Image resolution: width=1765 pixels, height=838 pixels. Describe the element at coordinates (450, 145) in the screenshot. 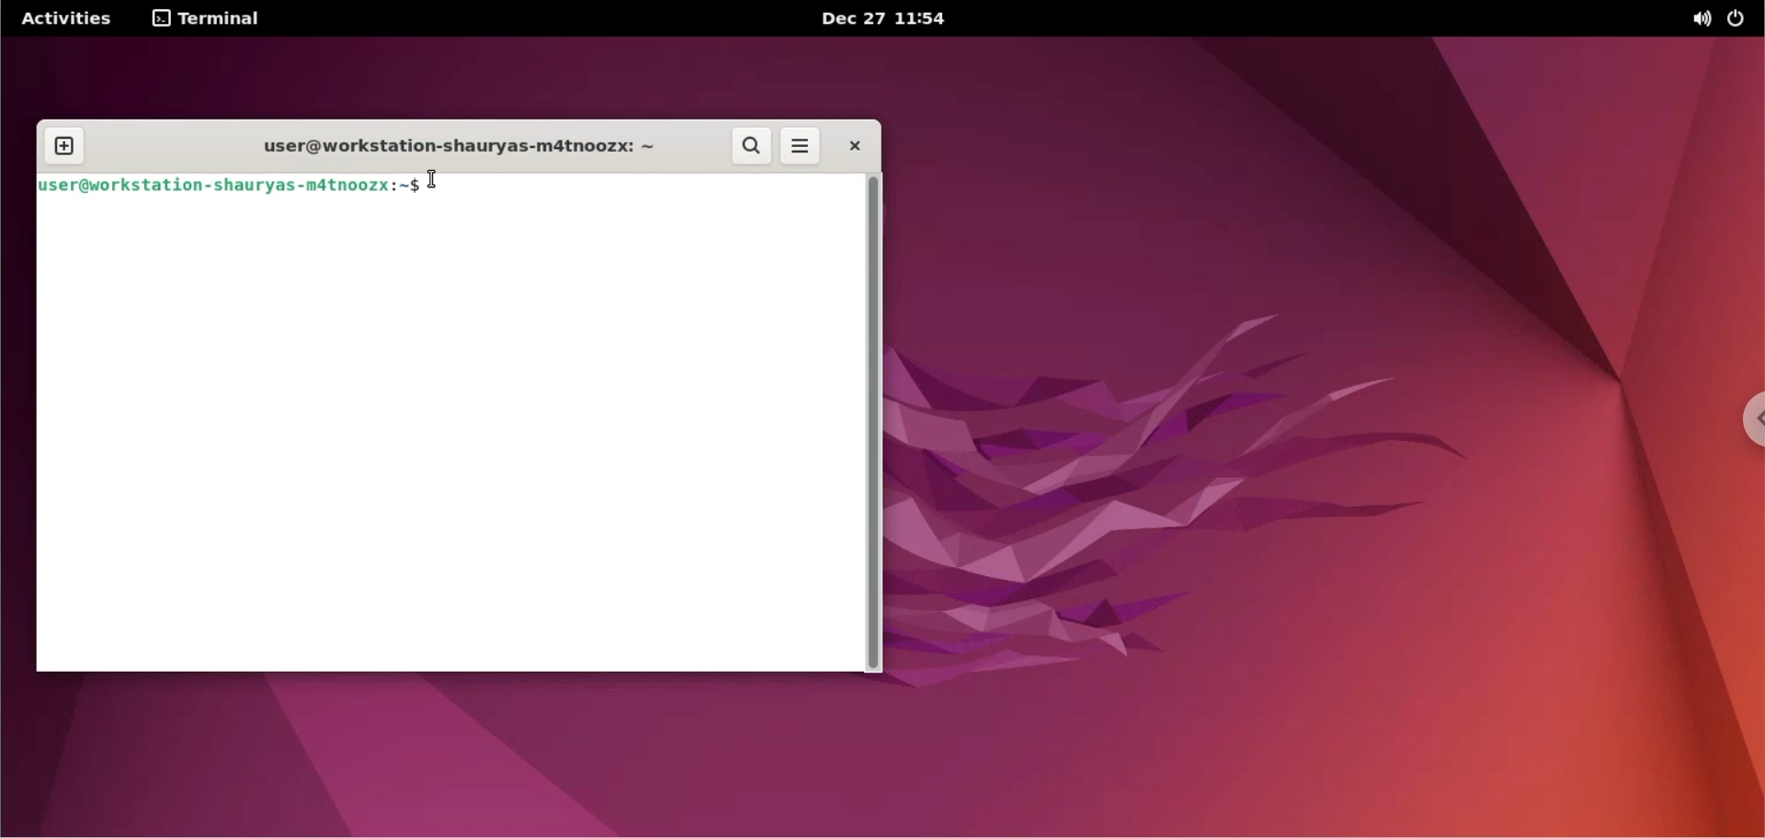

I see `terminal title: user@workstation-shauryas-m4tnoozx:~$ ` at that location.